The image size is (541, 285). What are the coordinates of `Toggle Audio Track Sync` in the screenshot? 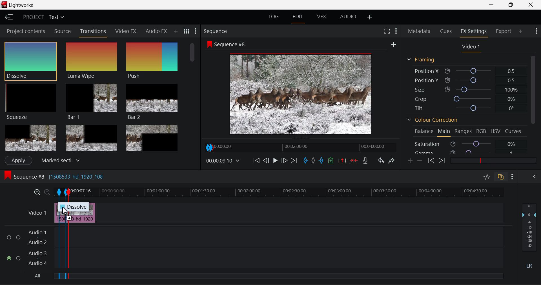 It's located at (502, 177).